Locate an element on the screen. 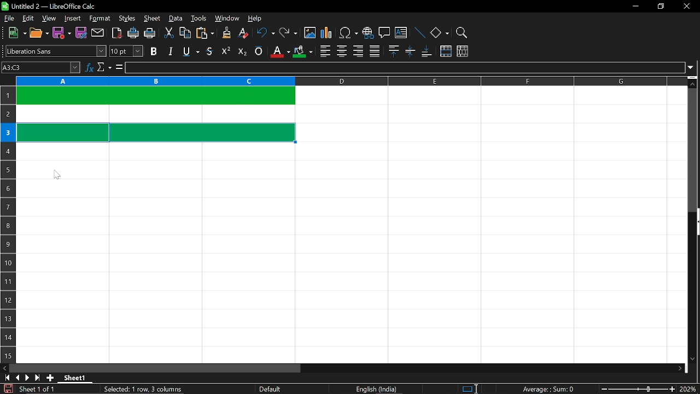  Sheet 1 is located at coordinates (75, 378).